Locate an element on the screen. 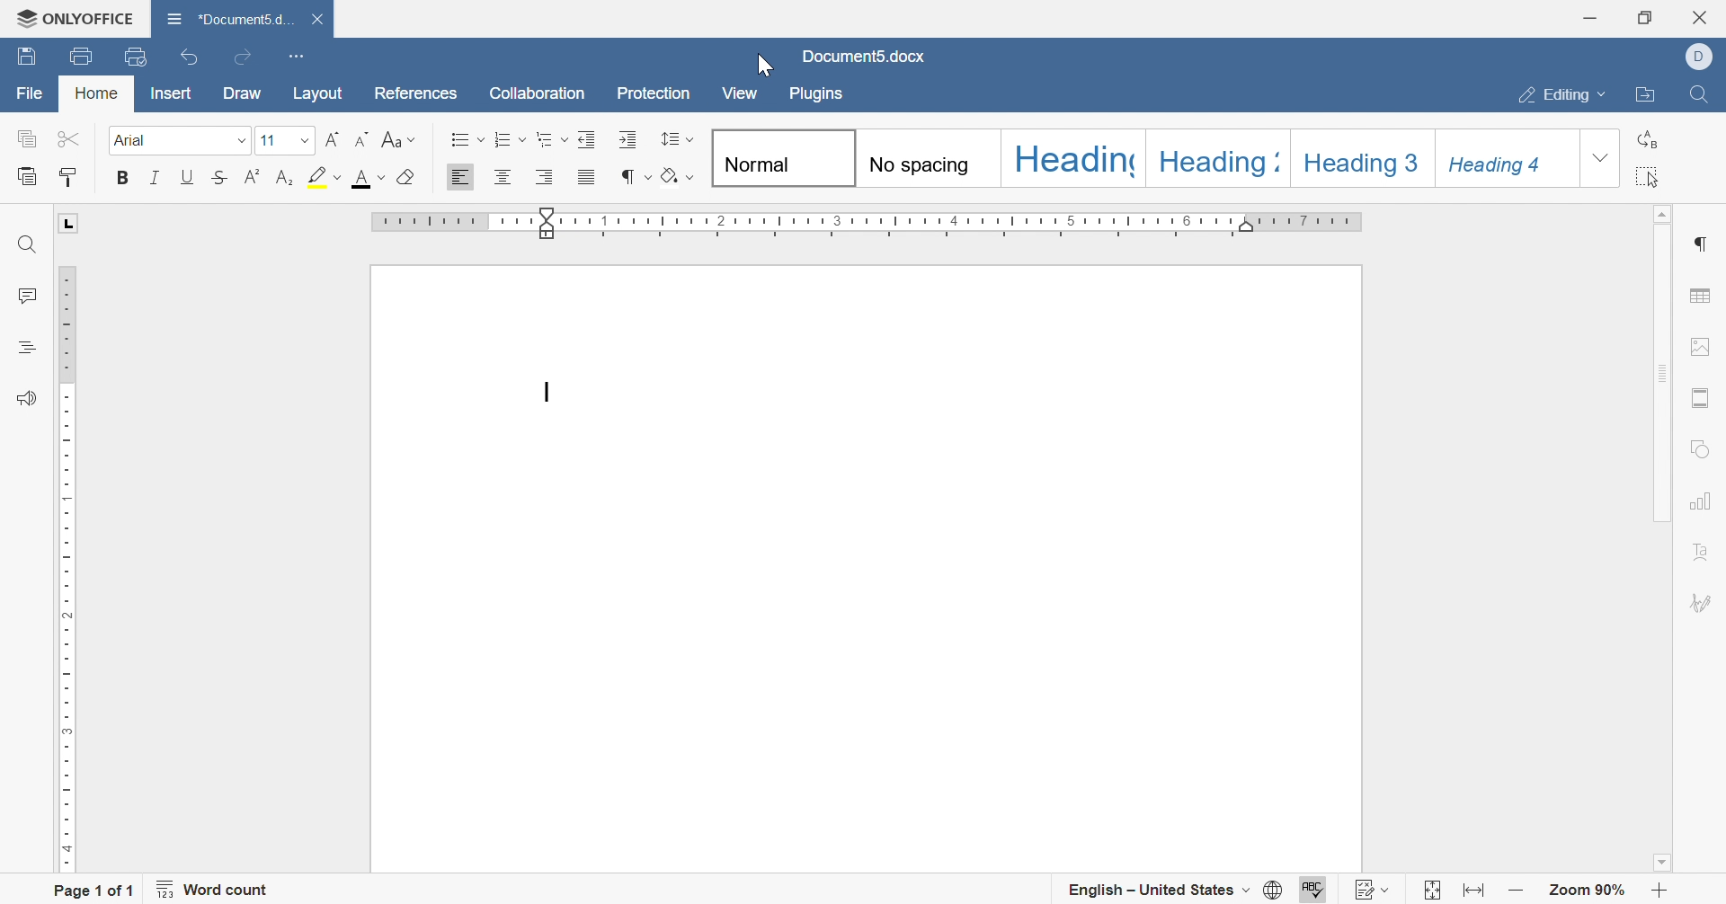  paragraph settings is located at coordinates (1704, 241).